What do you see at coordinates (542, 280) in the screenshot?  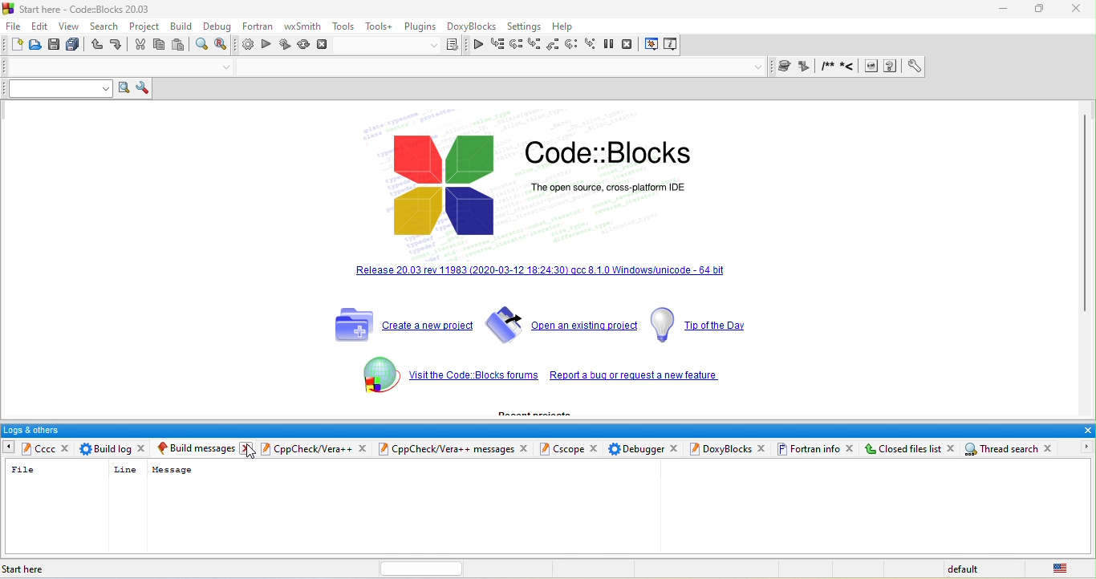 I see `release 20.03rev [2020-03-12 18.24.30]qcc 8.10window unicode 64 bit` at bounding box center [542, 280].